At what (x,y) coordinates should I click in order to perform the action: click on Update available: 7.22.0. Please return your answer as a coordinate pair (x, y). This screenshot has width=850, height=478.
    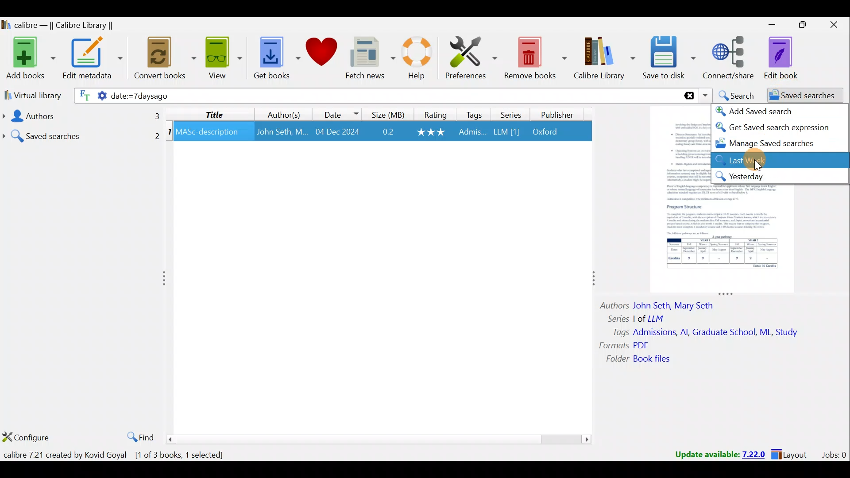
    Looking at the image, I should click on (715, 453).